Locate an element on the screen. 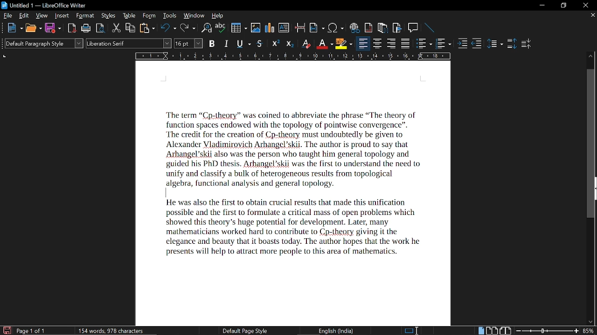  toggle unordered list is located at coordinates (444, 44).